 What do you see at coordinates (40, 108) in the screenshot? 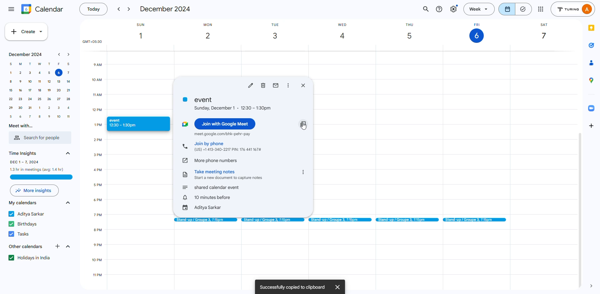
I see `1` at bounding box center [40, 108].